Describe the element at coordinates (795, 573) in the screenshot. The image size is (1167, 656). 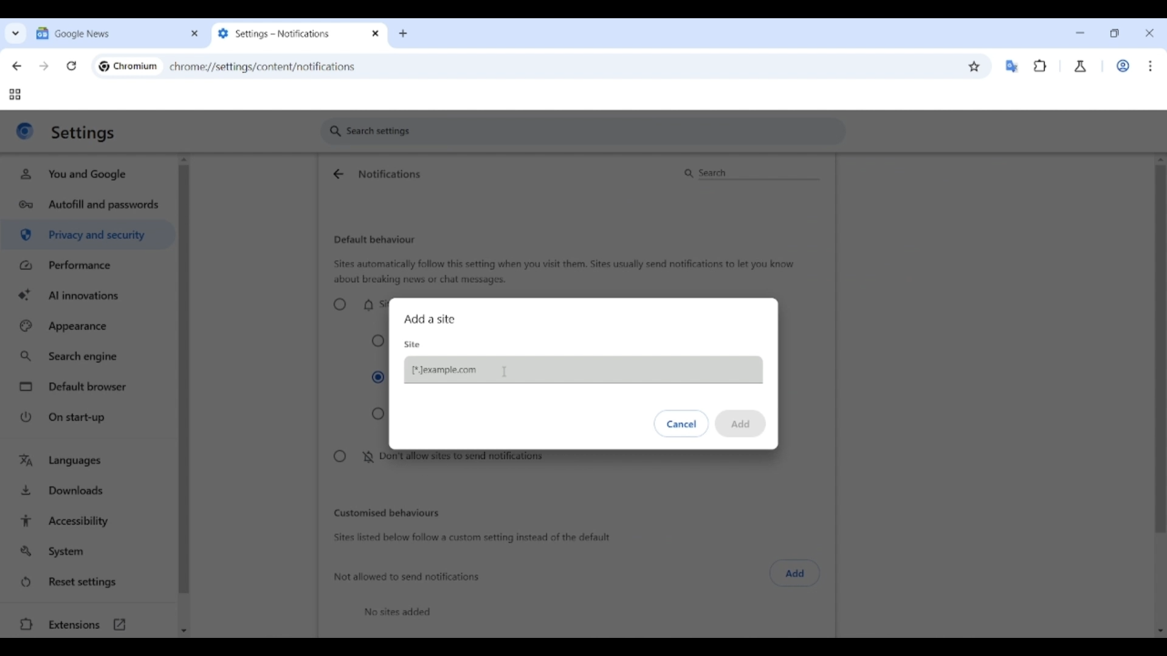
I see `Click to add sites not allowed to send notifications` at that location.